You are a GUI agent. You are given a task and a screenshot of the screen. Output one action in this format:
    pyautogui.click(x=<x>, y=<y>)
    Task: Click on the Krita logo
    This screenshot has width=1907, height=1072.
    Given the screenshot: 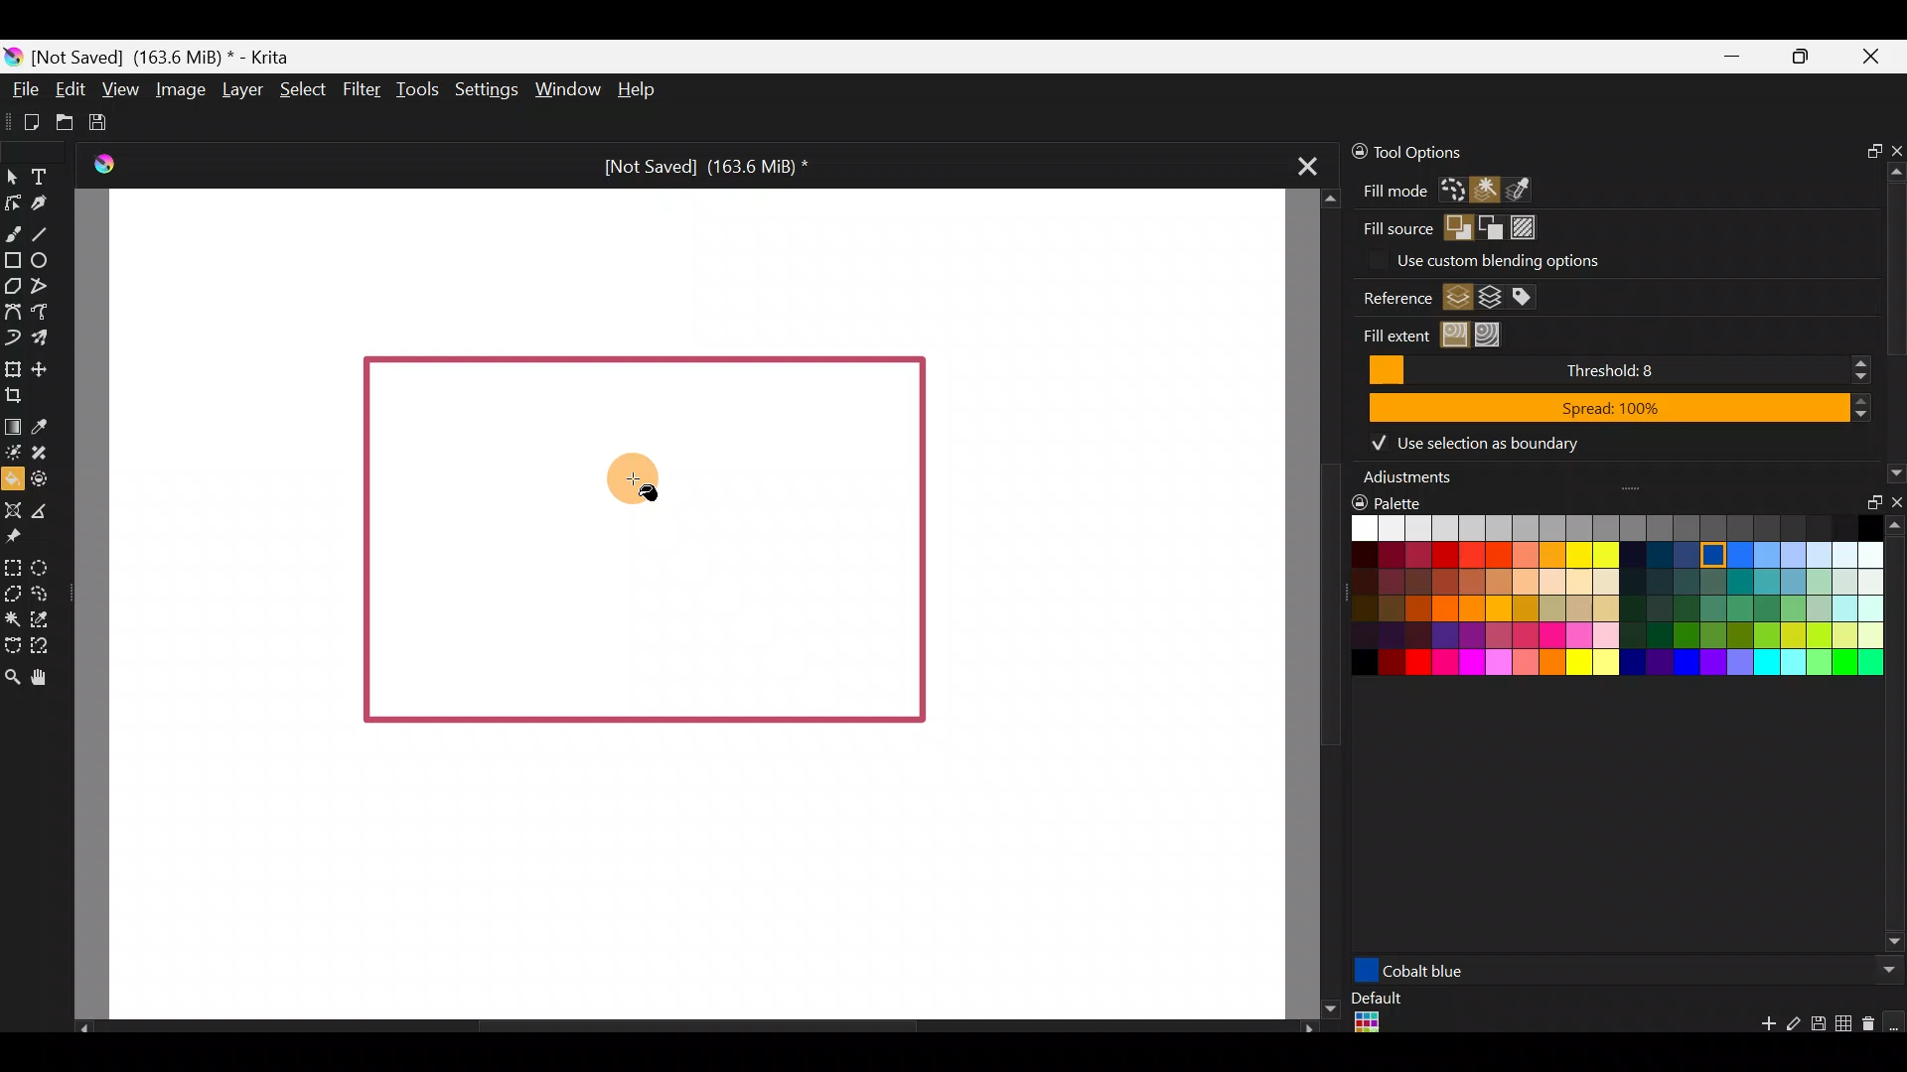 What is the action you would take?
    pyautogui.click(x=14, y=56)
    